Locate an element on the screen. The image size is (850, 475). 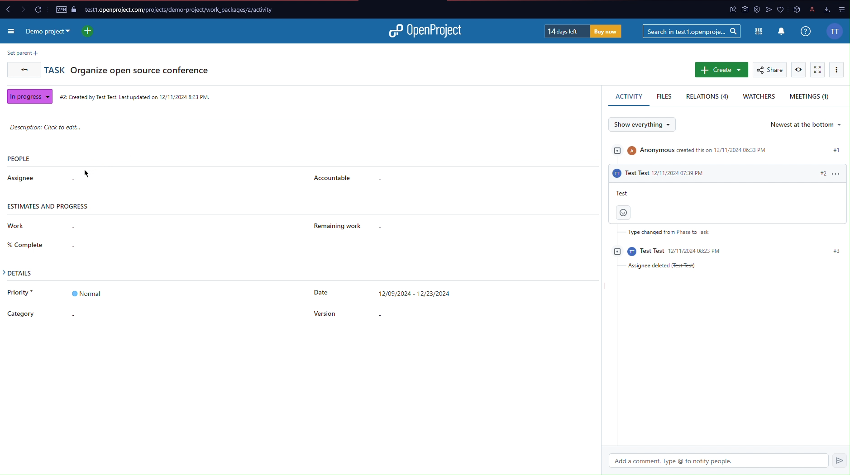
Watchers is located at coordinates (759, 98).